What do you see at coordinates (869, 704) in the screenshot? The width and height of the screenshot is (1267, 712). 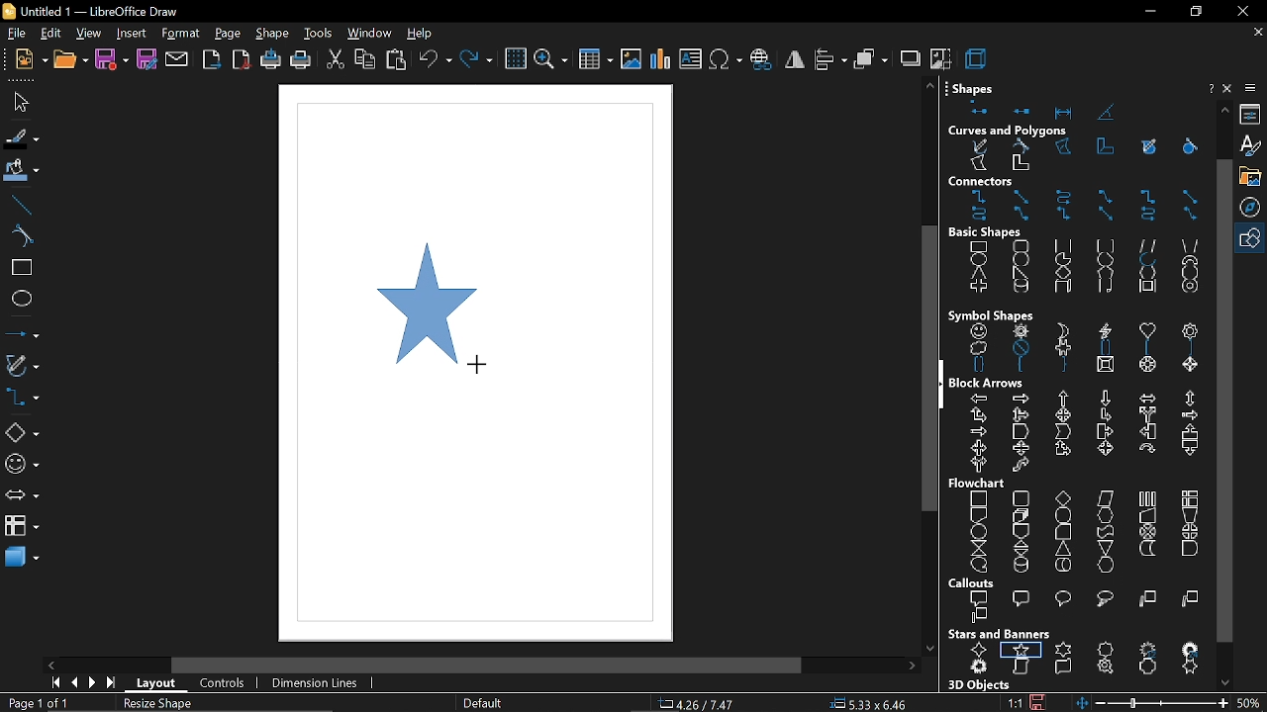 I see `position` at bounding box center [869, 704].